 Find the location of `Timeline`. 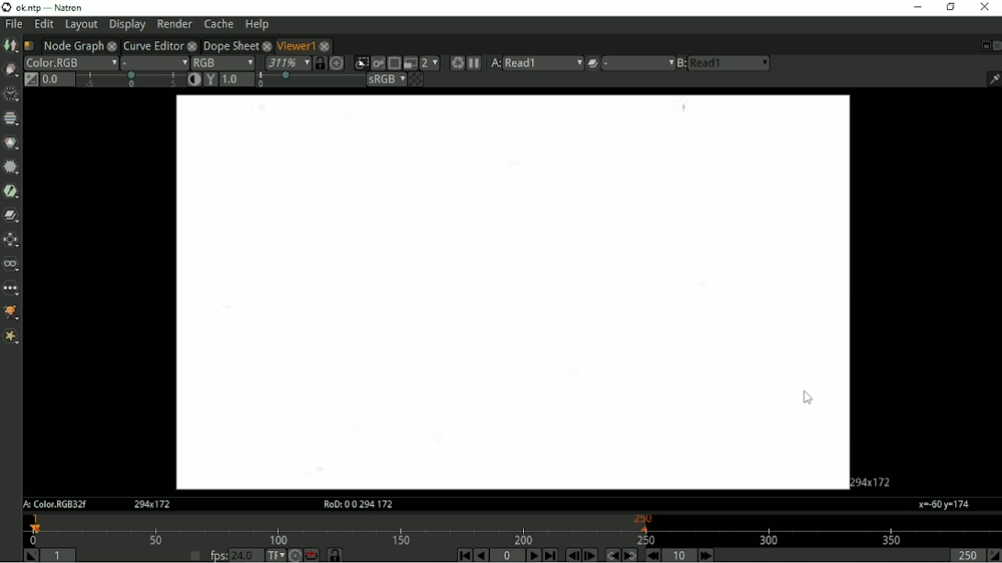

Timeline is located at coordinates (509, 530).